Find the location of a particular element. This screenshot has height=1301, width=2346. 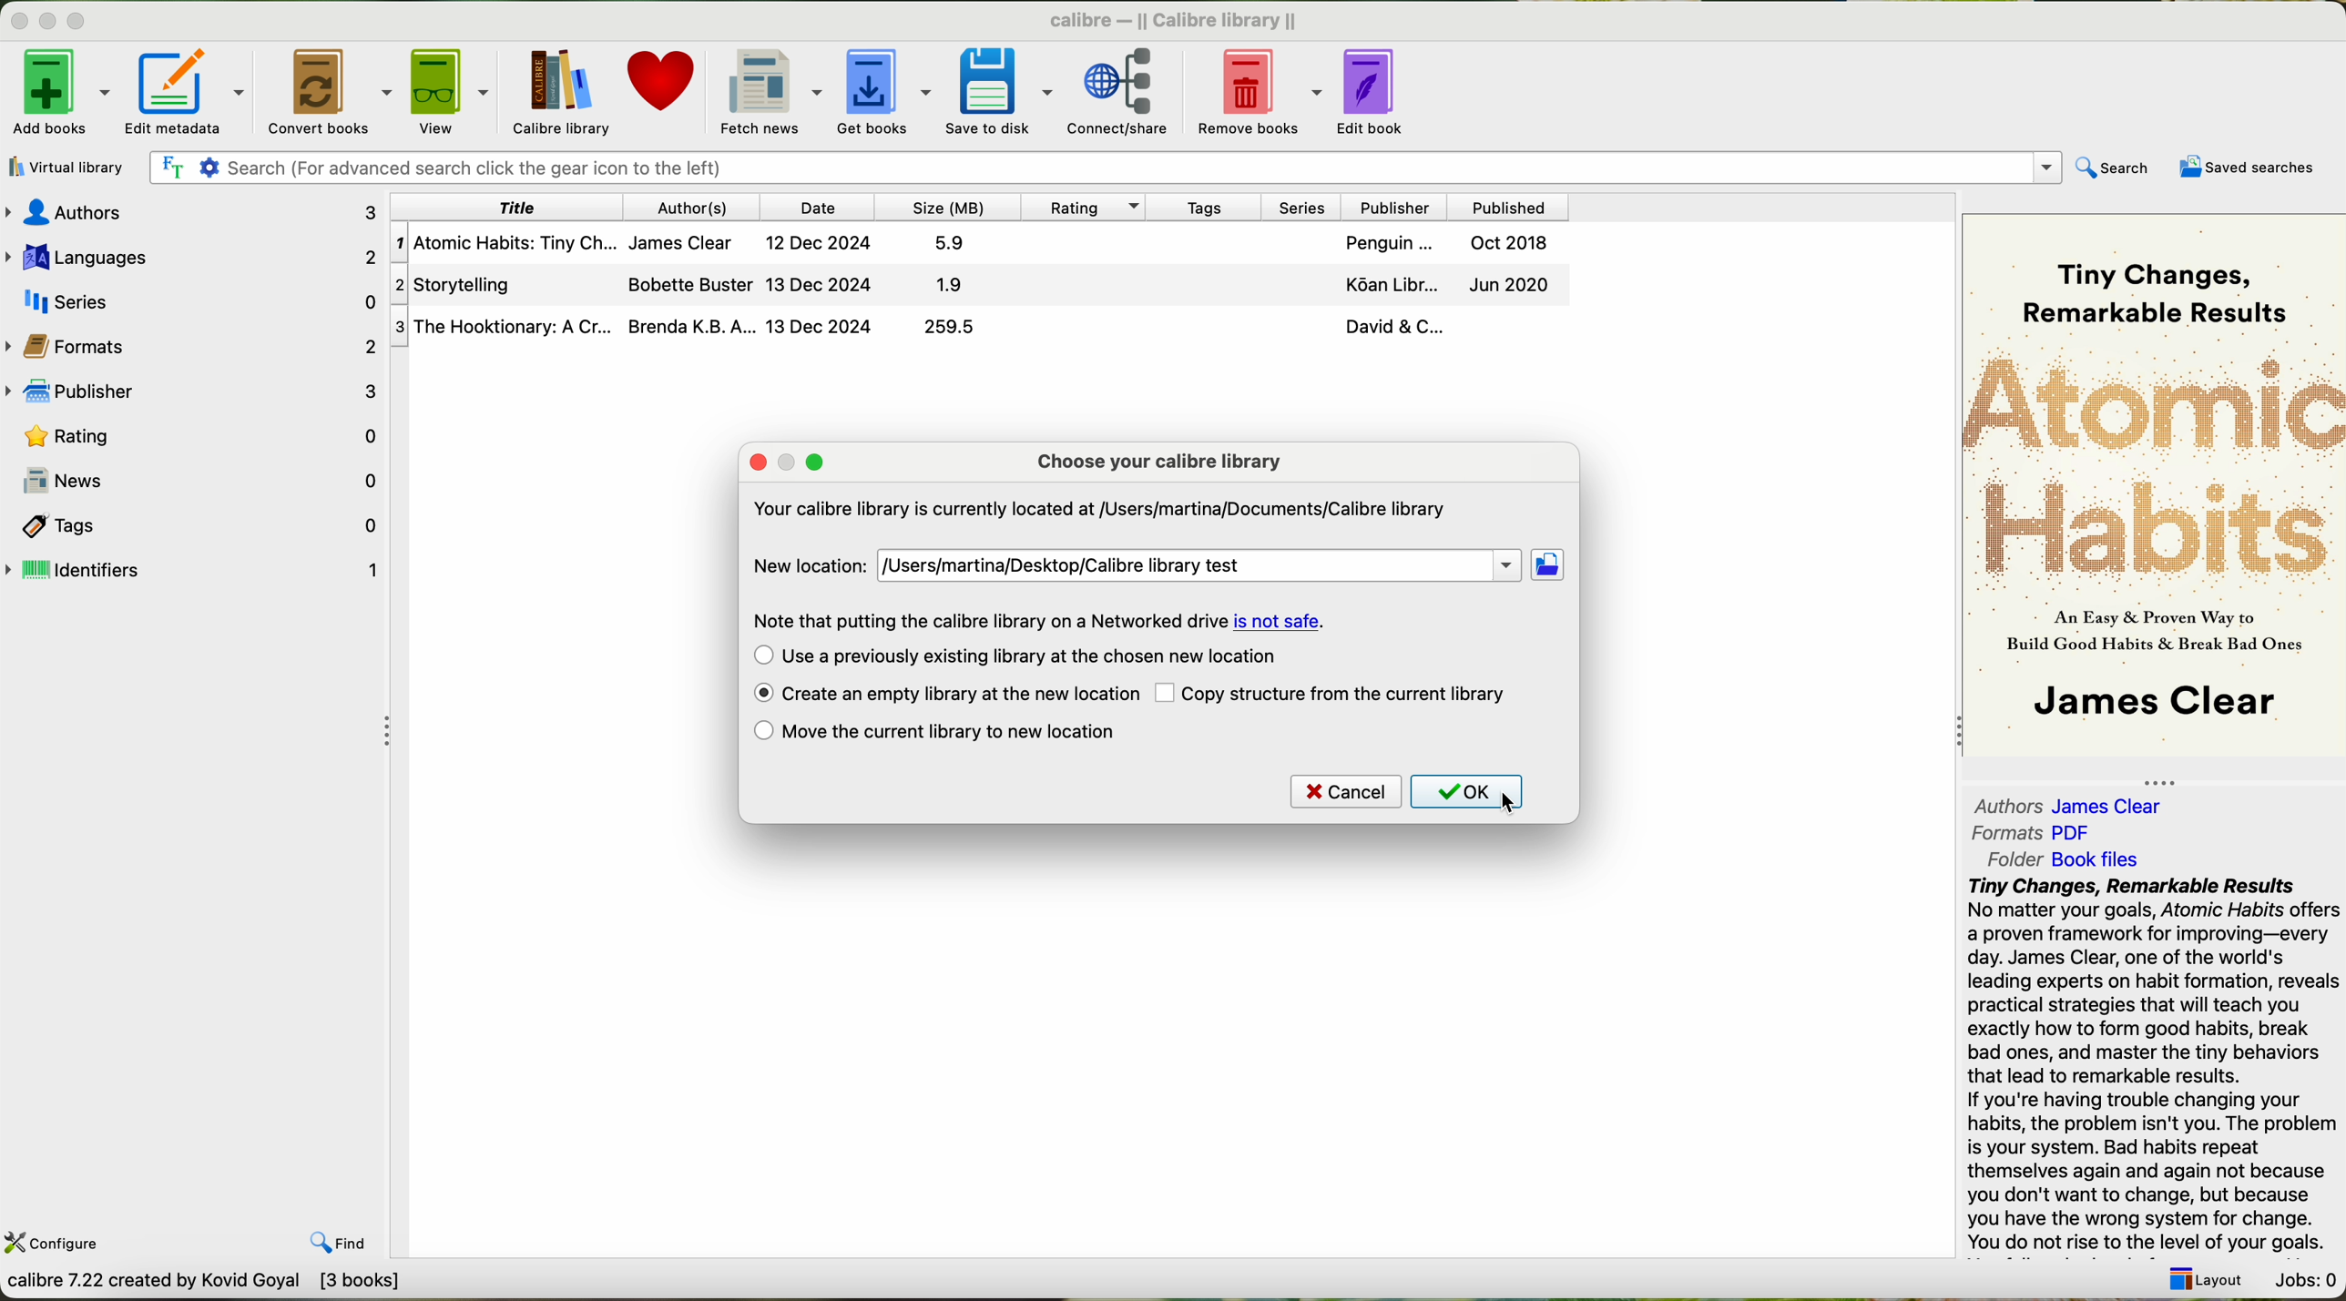

donate is located at coordinates (663, 89).